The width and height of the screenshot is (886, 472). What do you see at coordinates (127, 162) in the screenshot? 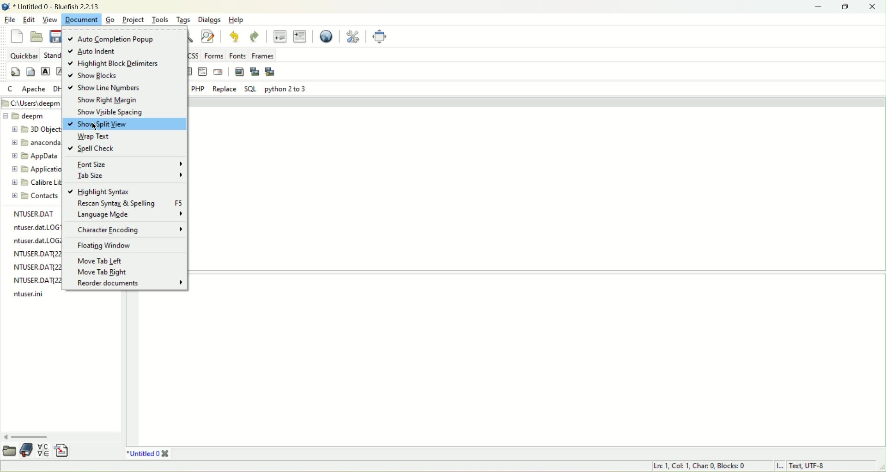
I see `font size` at bounding box center [127, 162].